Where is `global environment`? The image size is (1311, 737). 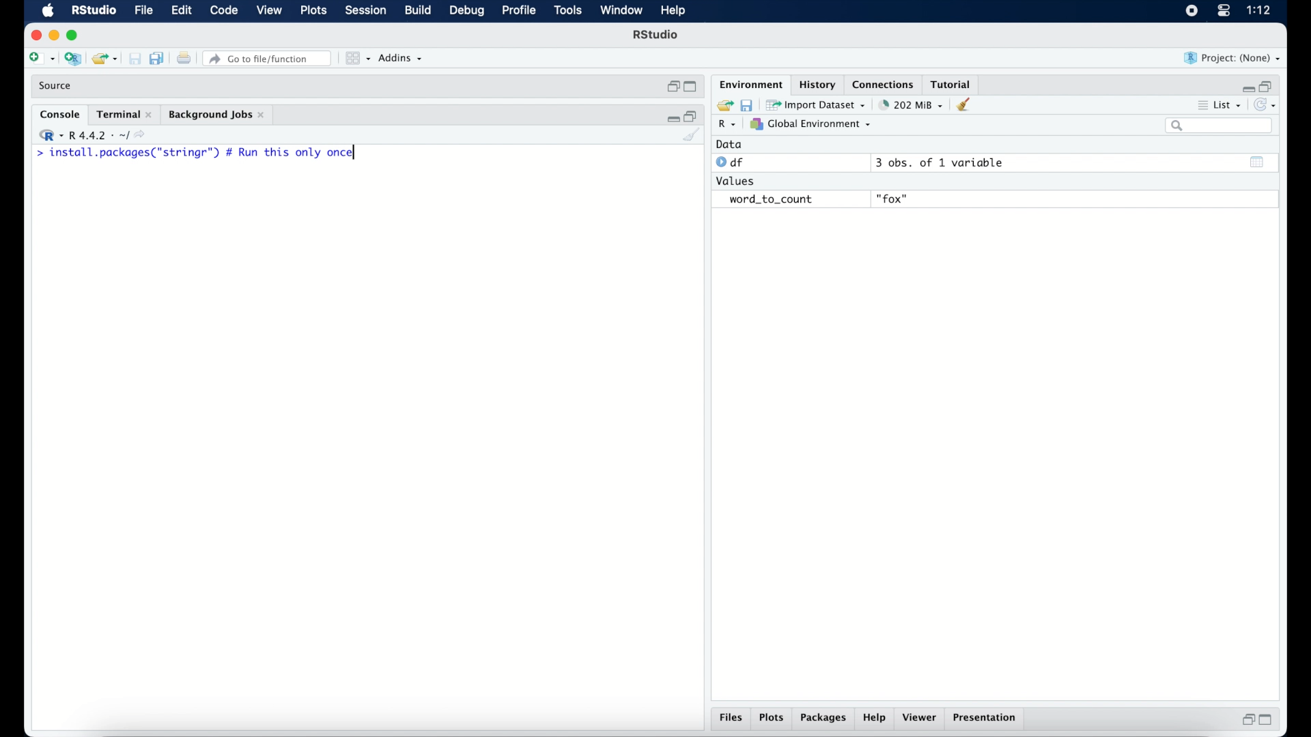
global environment is located at coordinates (810, 124).